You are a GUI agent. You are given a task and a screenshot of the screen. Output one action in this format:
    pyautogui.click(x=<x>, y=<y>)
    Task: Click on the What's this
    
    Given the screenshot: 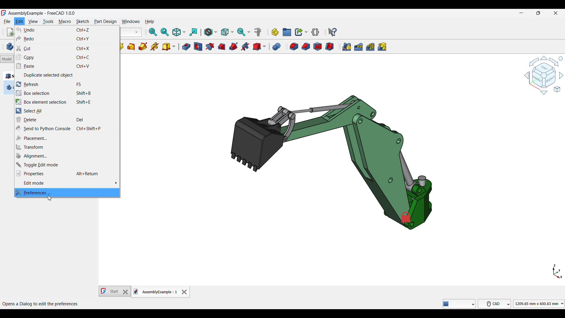 What is the action you would take?
    pyautogui.click(x=333, y=32)
    